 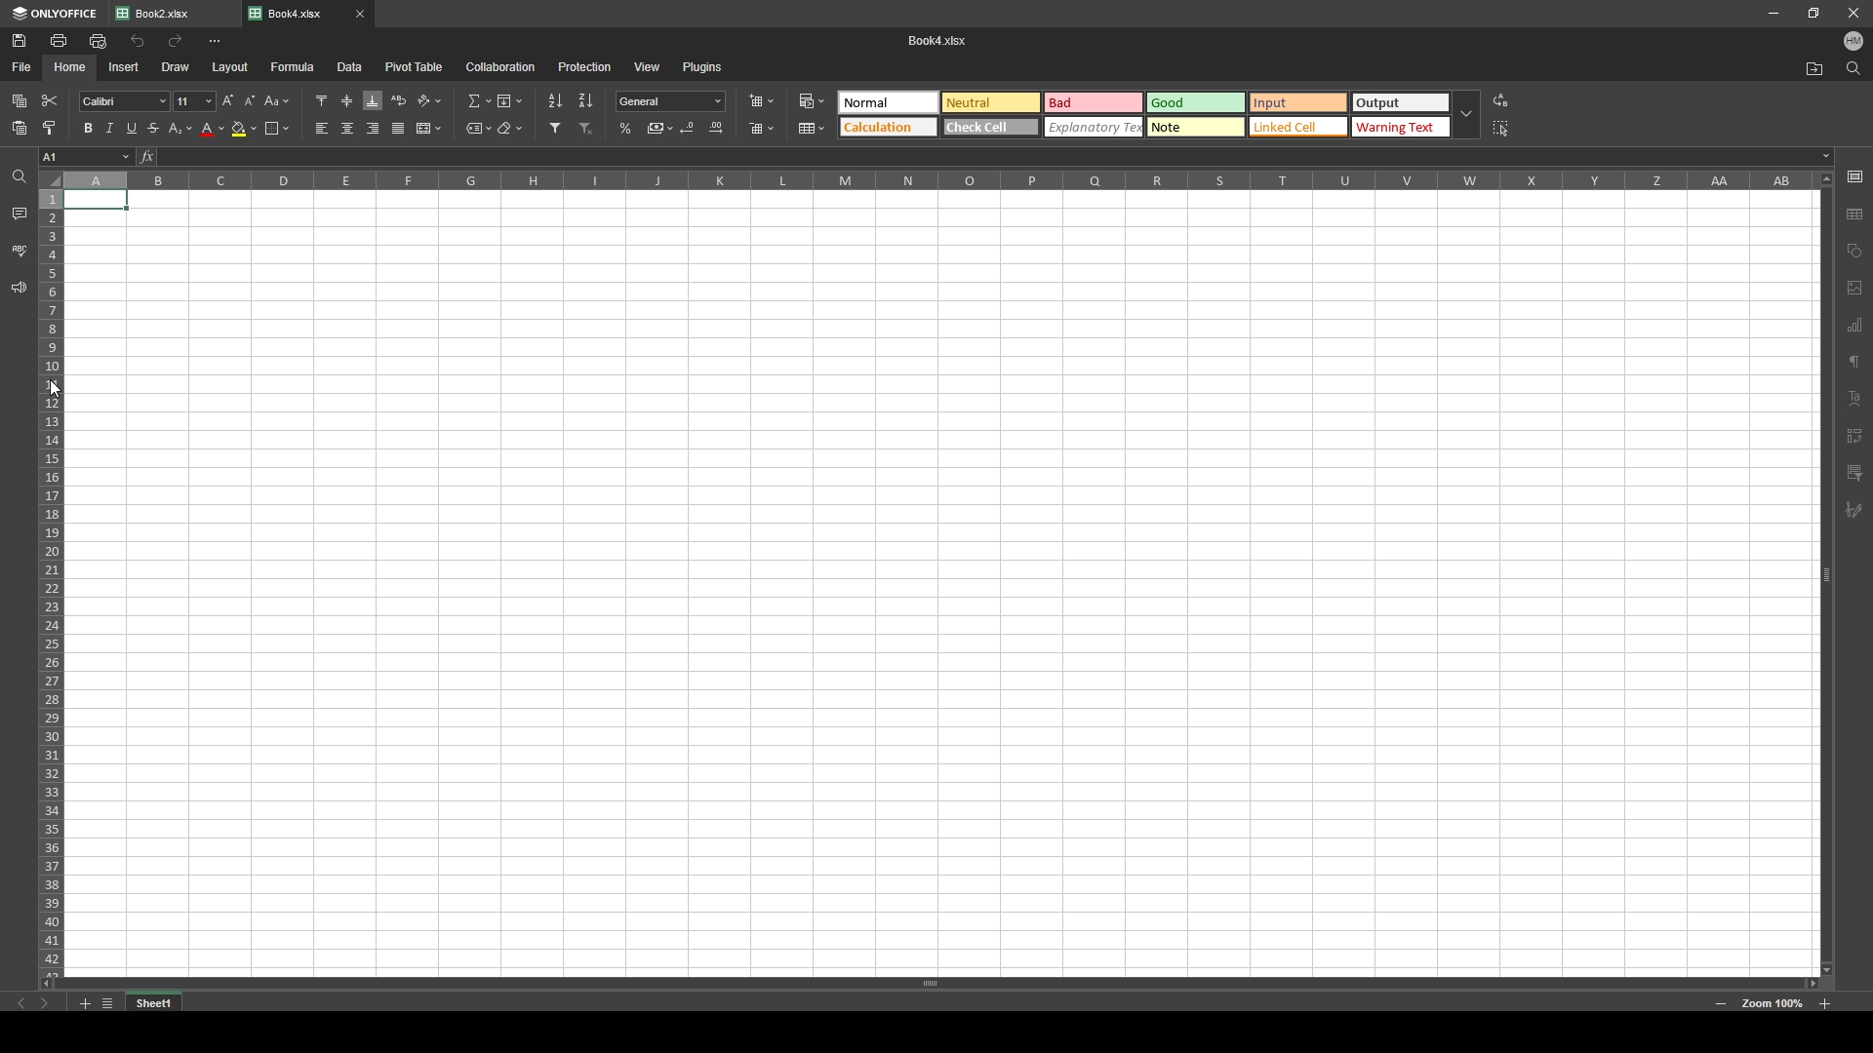 What do you see at coordinates (431, 100) in the screenshot?
I see `orientation` at bounding box center [431, 100].